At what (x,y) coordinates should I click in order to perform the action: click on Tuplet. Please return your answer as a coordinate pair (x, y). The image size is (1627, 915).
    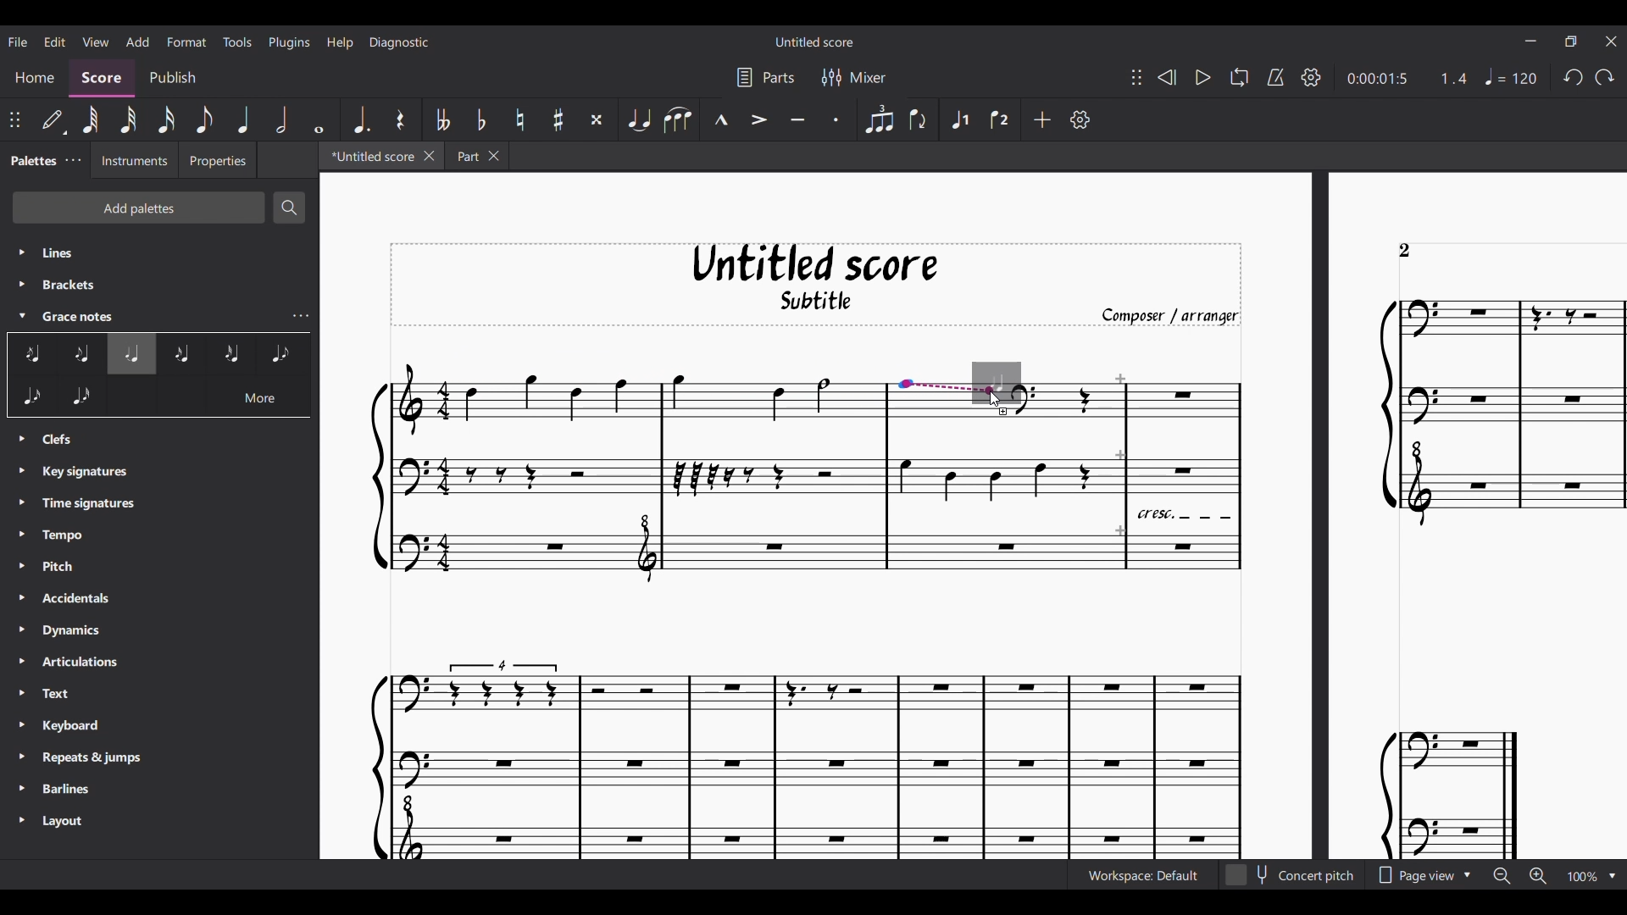
    Looking at the image, I should click on (878, 119).